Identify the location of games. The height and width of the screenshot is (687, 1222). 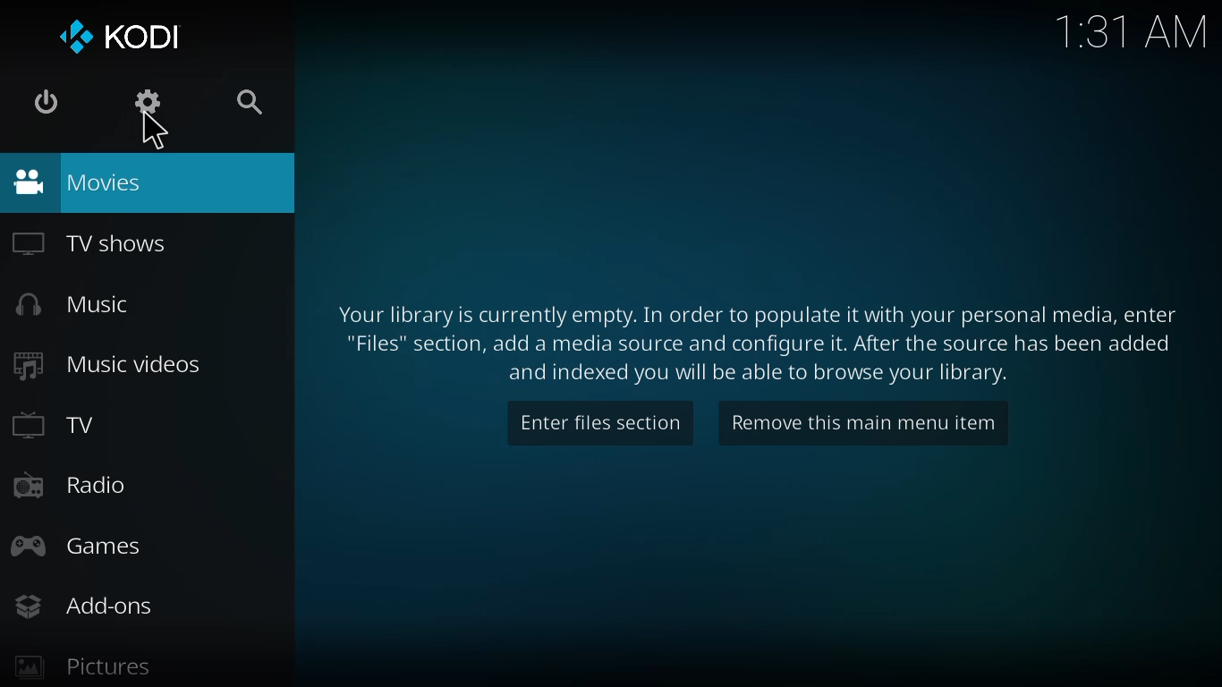
(84, 547).